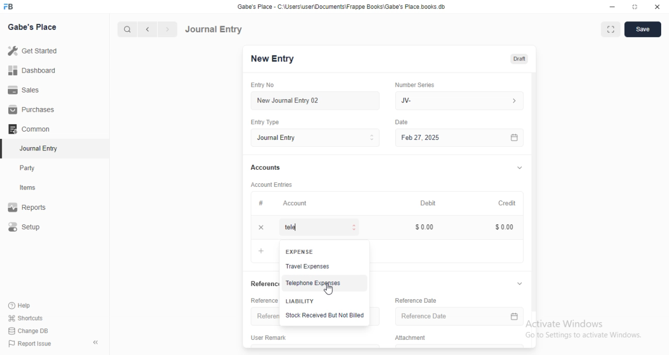 The image size is (669, 355). What do you see at coordinates (612, 29) in the screenshot?
I see `Full width toggle` at bounding box center [612, 29].